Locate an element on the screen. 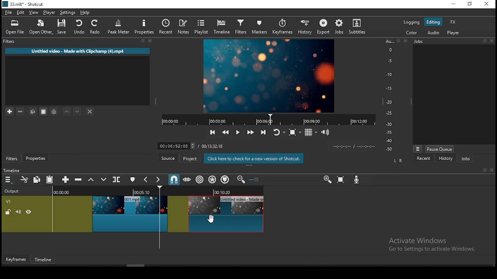 The width and height of the screenshot is (497, 279). (un)mute is located at coordinates (17, 212).